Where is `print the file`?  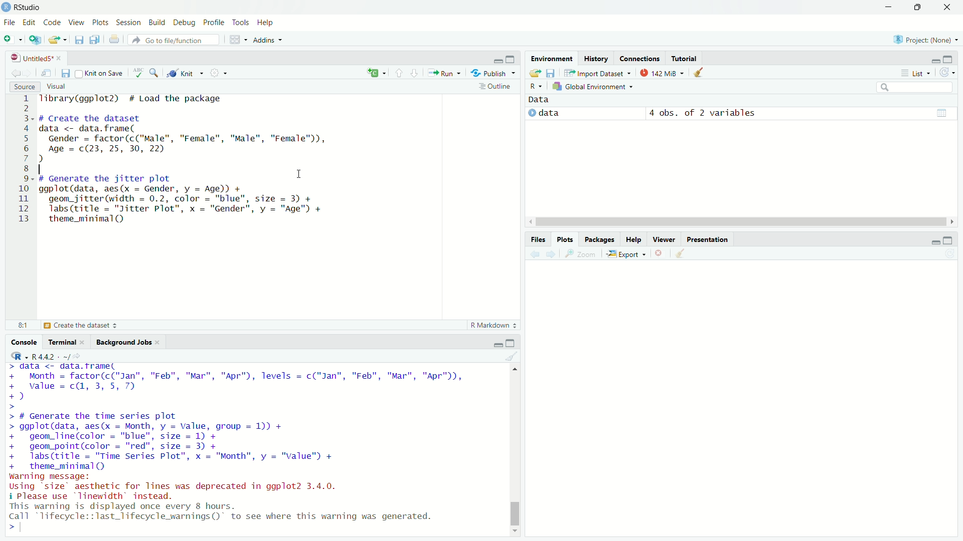 print the file is located at coordinates (113, 39).